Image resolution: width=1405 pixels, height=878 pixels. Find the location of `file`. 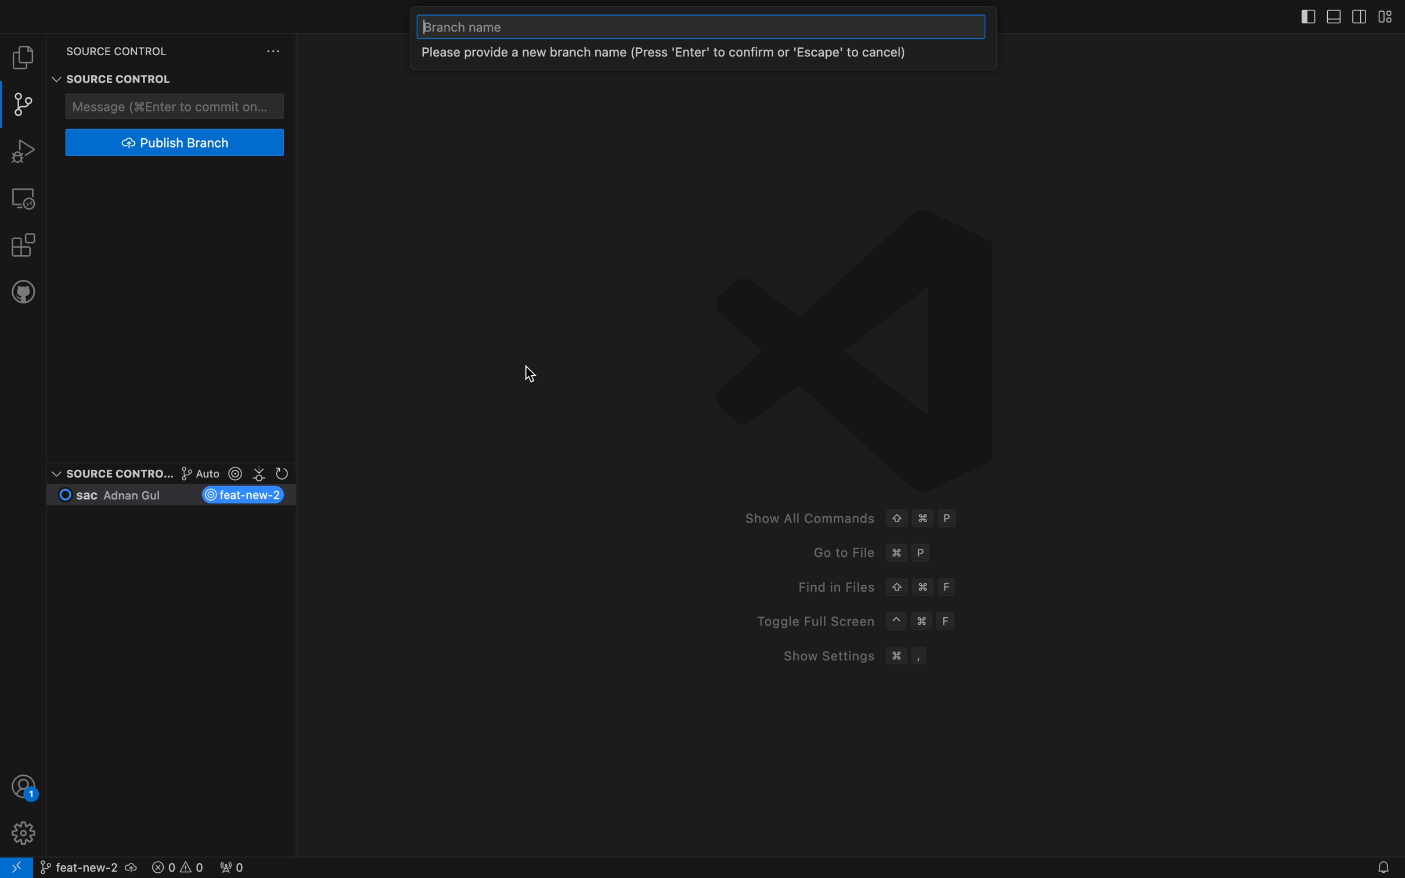

file is located at coordinates (23, 57).